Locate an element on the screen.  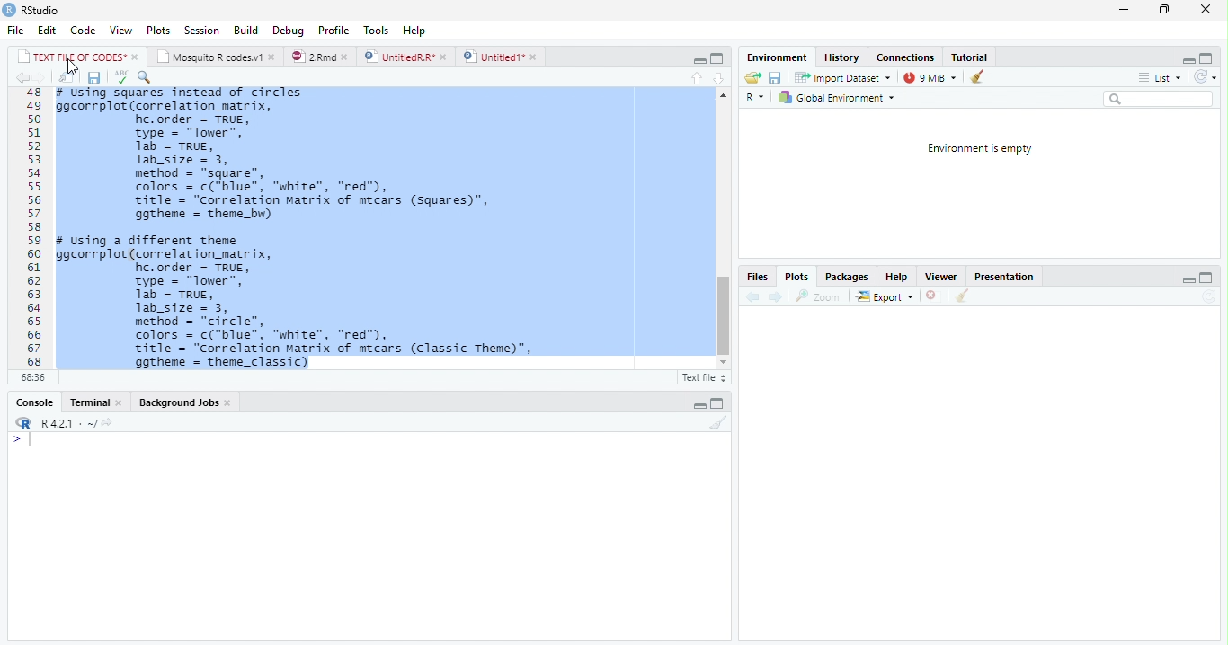
go back to the previous source location is located at coordinates (25, 79).